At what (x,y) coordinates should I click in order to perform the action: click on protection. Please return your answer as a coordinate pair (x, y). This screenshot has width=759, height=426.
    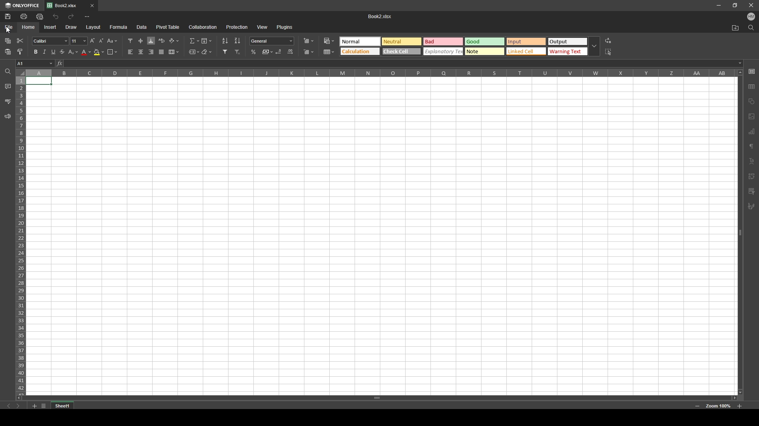
    Looking at the image, I should click on (237, 27).